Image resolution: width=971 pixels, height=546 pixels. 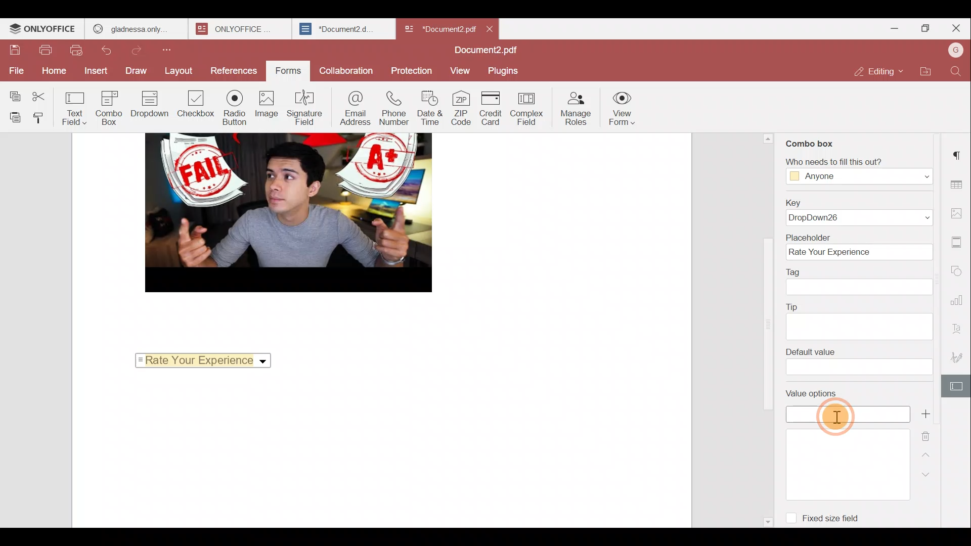 What do you see at coordinates (958, 355) in the screenshot?
I see `Signature settings` at bounding box center [958, 355].